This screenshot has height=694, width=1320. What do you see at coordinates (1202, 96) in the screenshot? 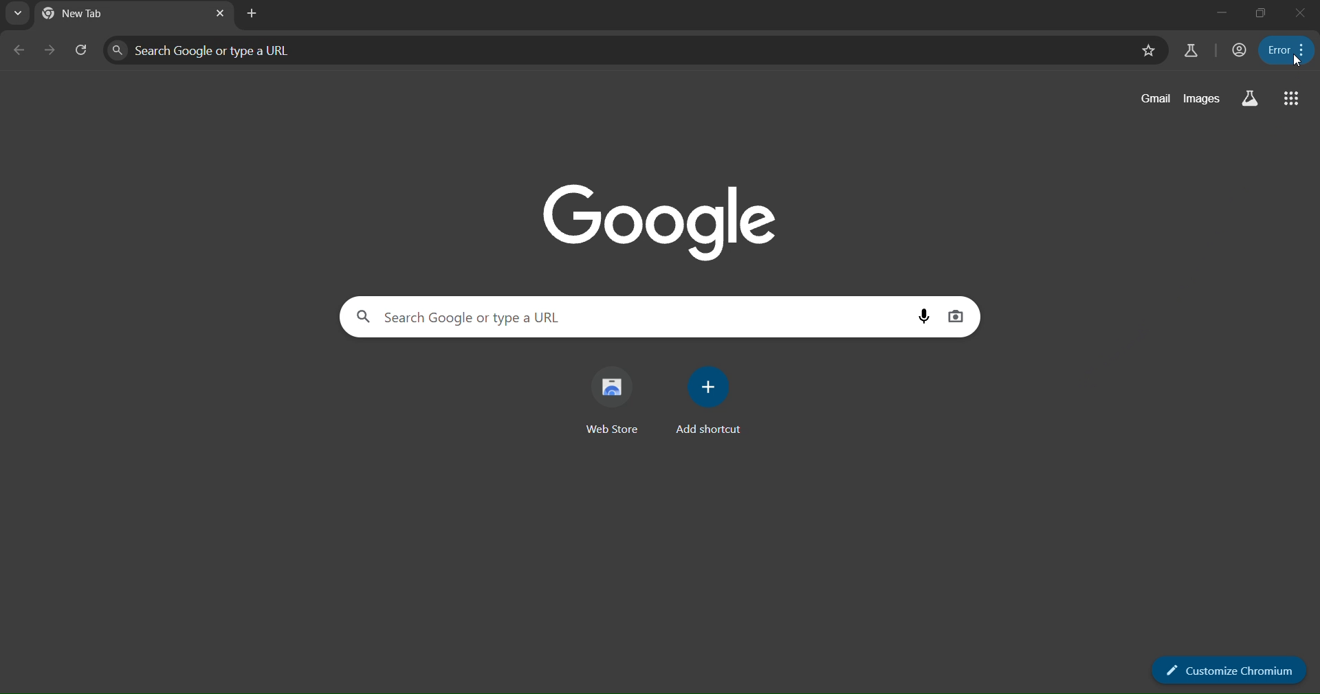
I see `images` at bounding box center [1202, 96].